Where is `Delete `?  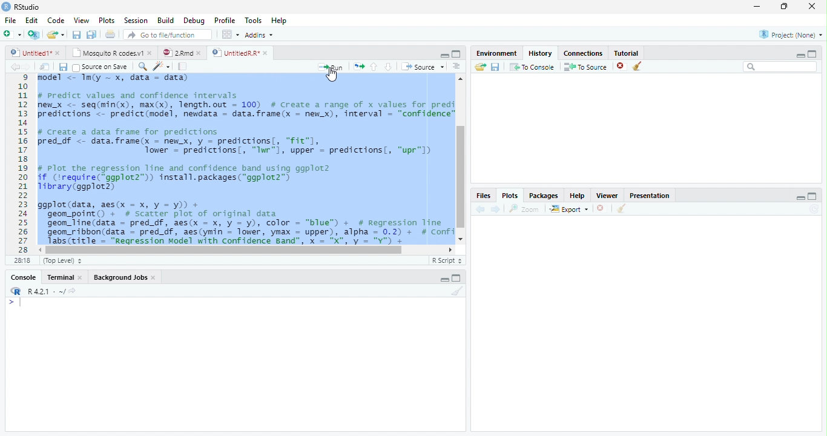 Delete  is located at coordinates (602, 209).